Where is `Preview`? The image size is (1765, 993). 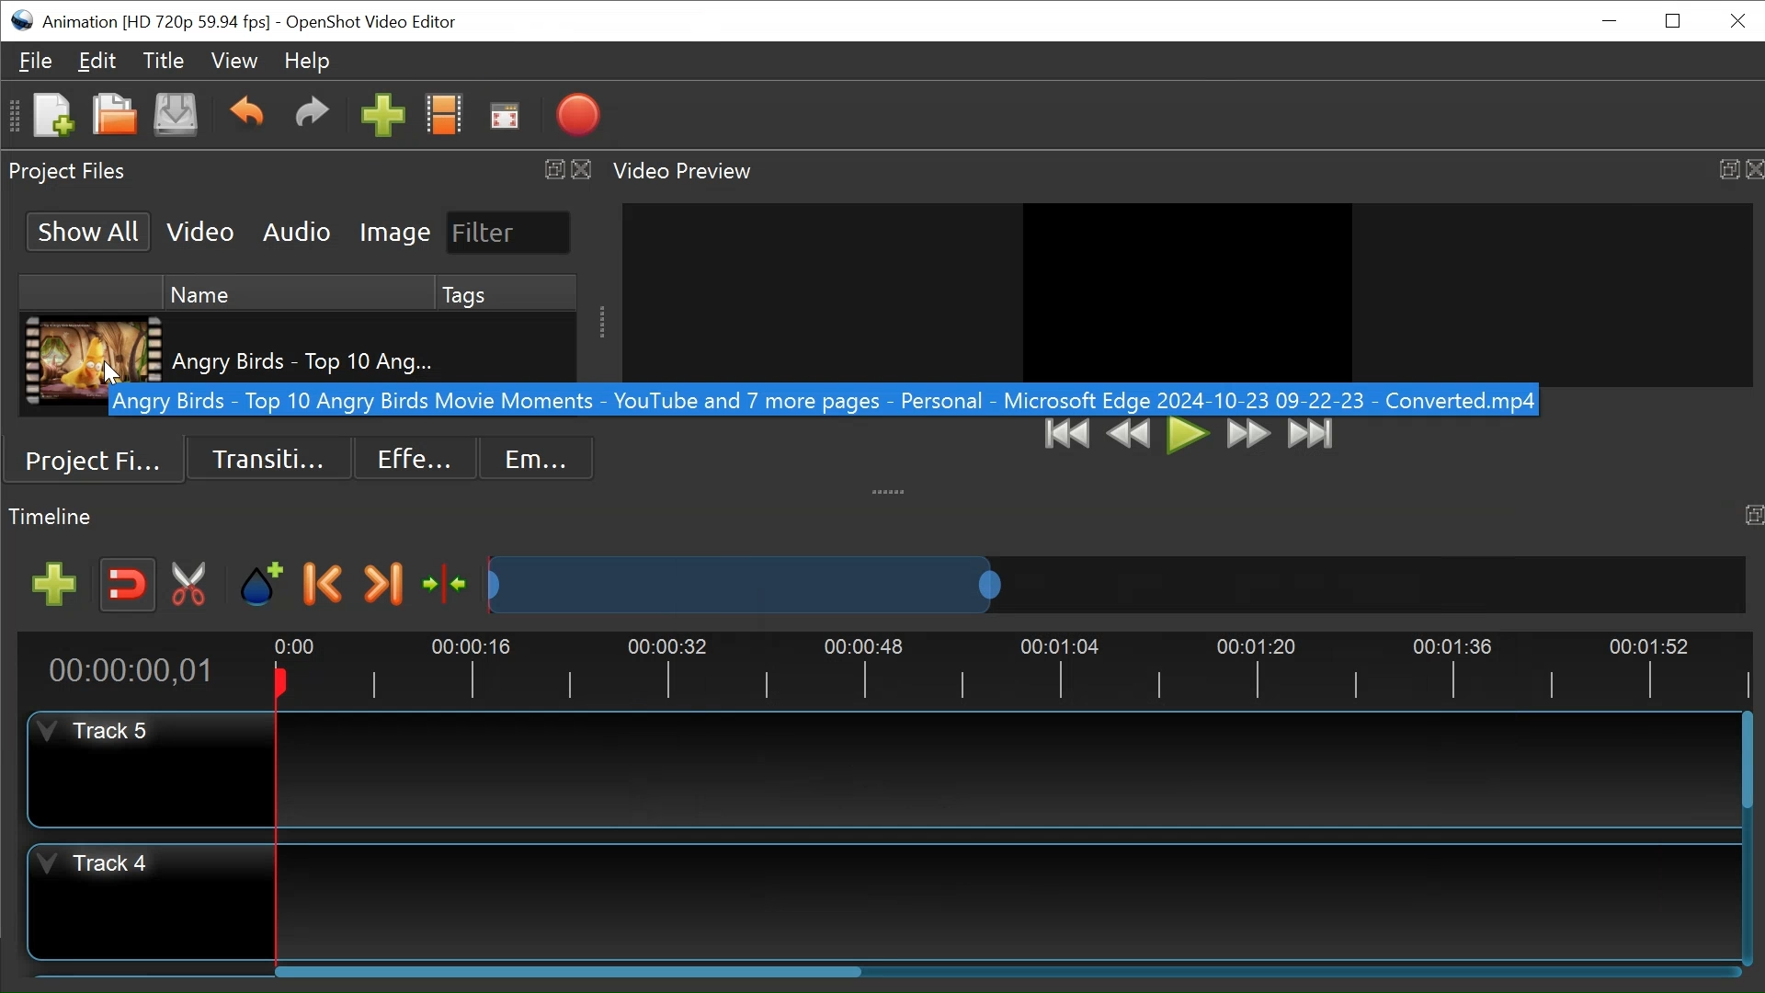
Preview is located at coordinates (1132, 435).